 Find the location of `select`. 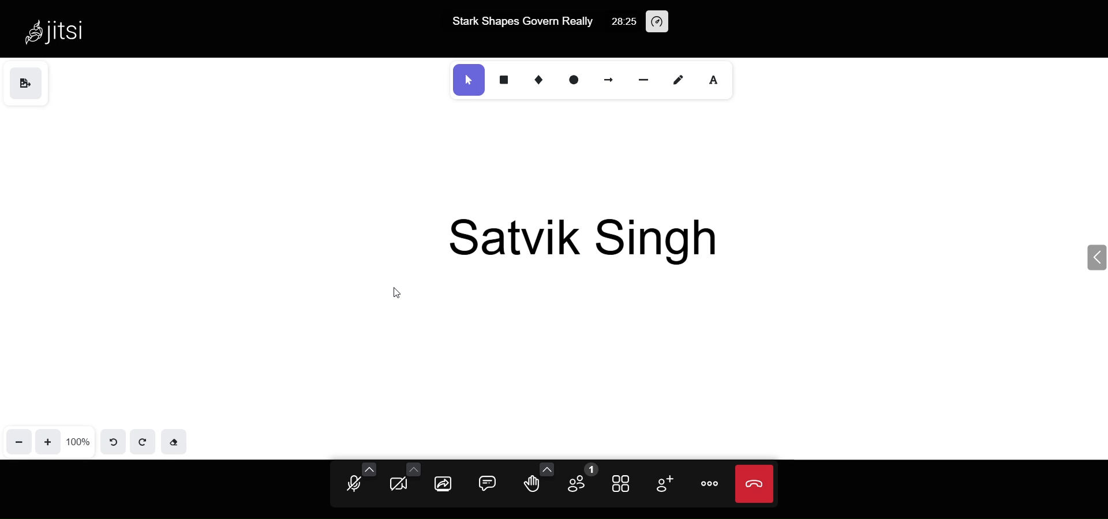

select is located at coordinates (467, 80).